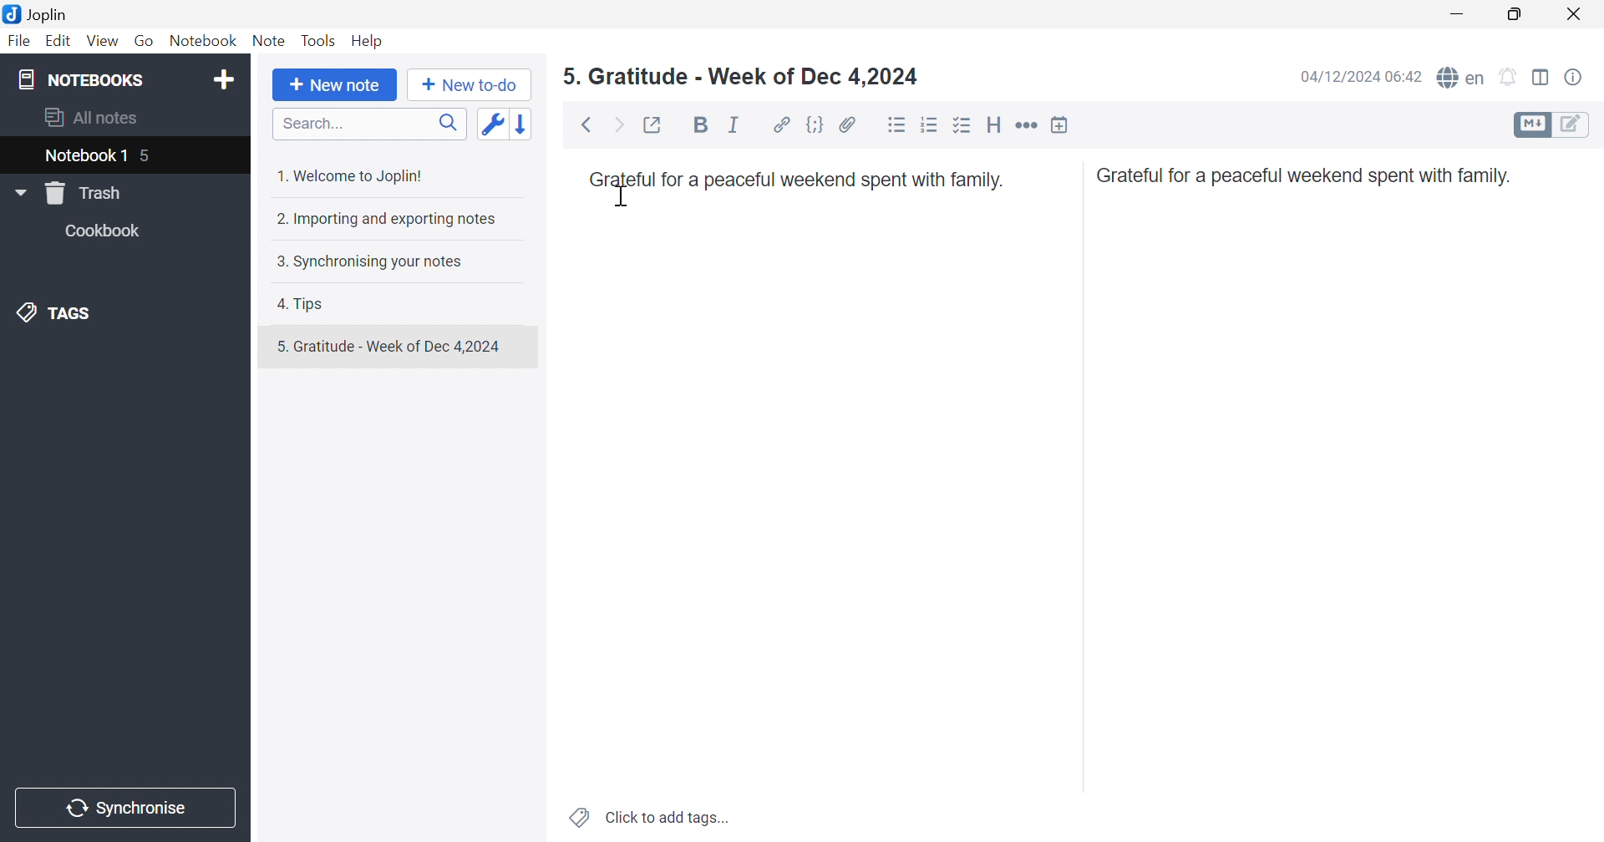 The width and height of the screenshot is (1604, 842). Describe the element at coordinates (815, 124) in the screenshot. I see `Code` at that location.